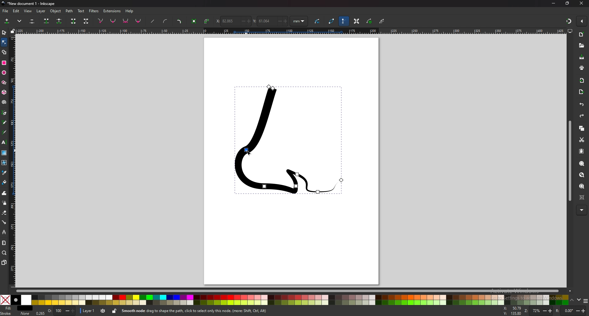  Describe the element at coordinates (4, 243) in the screenshot. I see `measure` at that location.